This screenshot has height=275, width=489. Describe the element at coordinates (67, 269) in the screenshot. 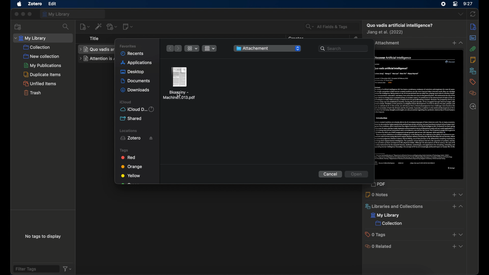

I see `filter dropdown` at that location.